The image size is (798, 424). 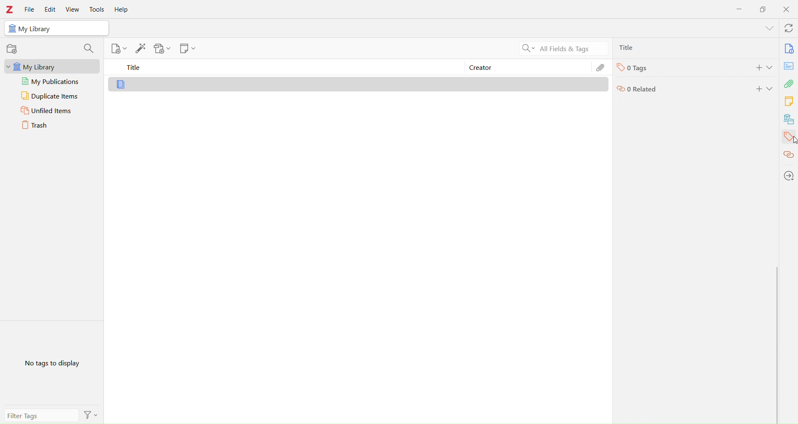 What do you see at coordinates (52, 96) in the screenshot?
I see `Duplicate Items` at bounding box center [52, 96].